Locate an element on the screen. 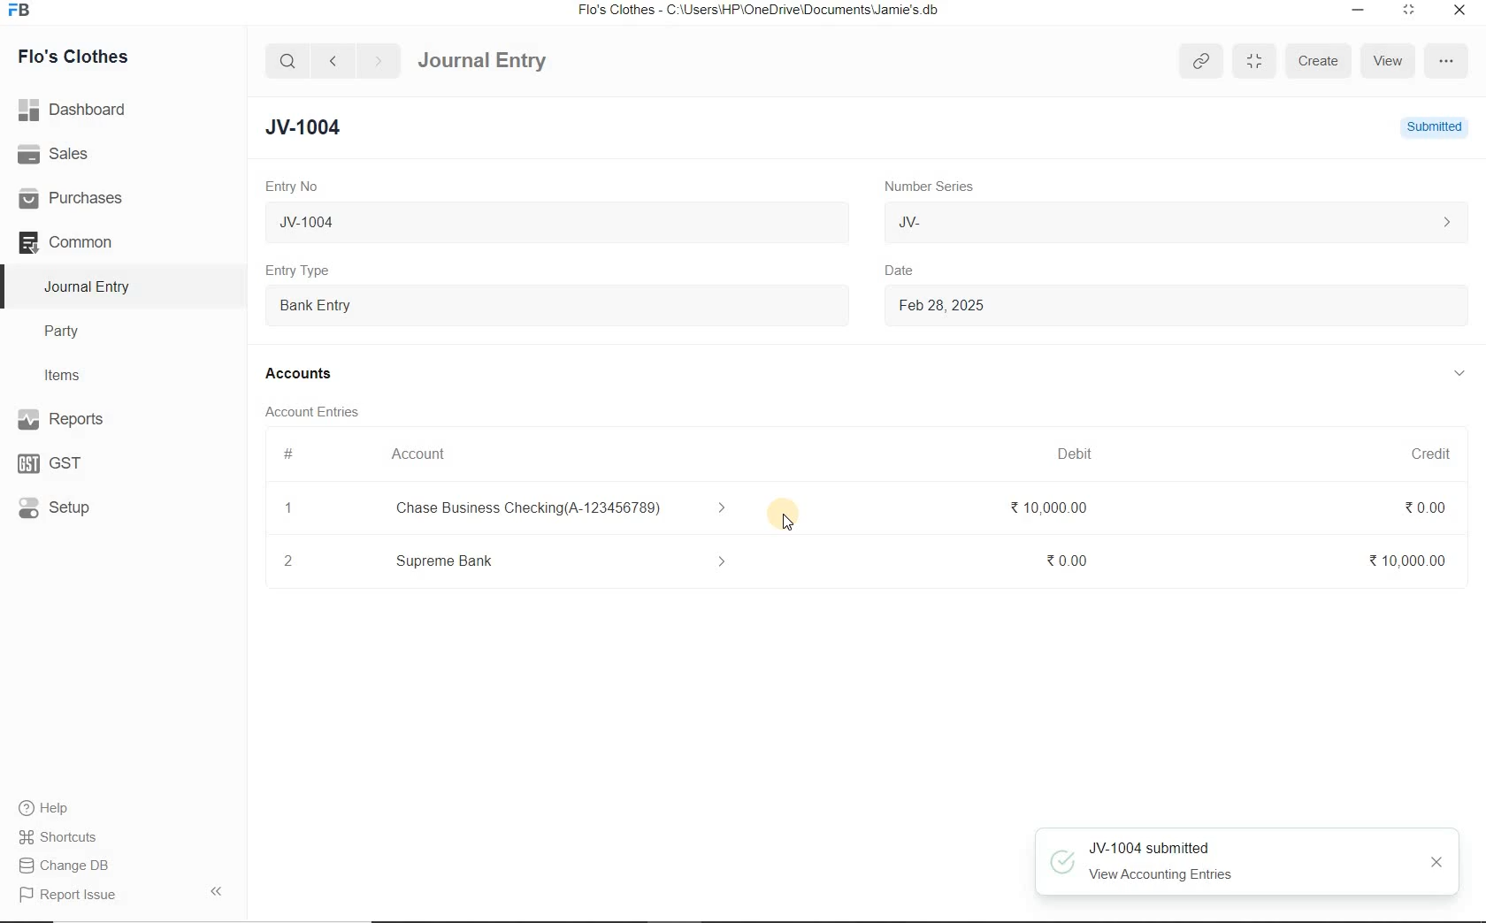  ₹10,000.00 is located at coordinates (1391, 559).